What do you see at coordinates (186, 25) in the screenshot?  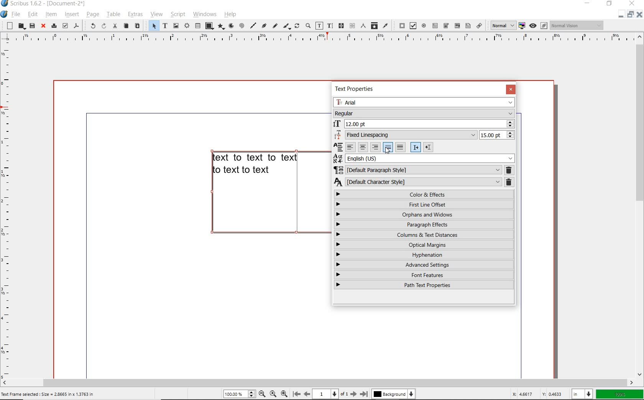 I see `render frame` at bounding box center [186, 25].